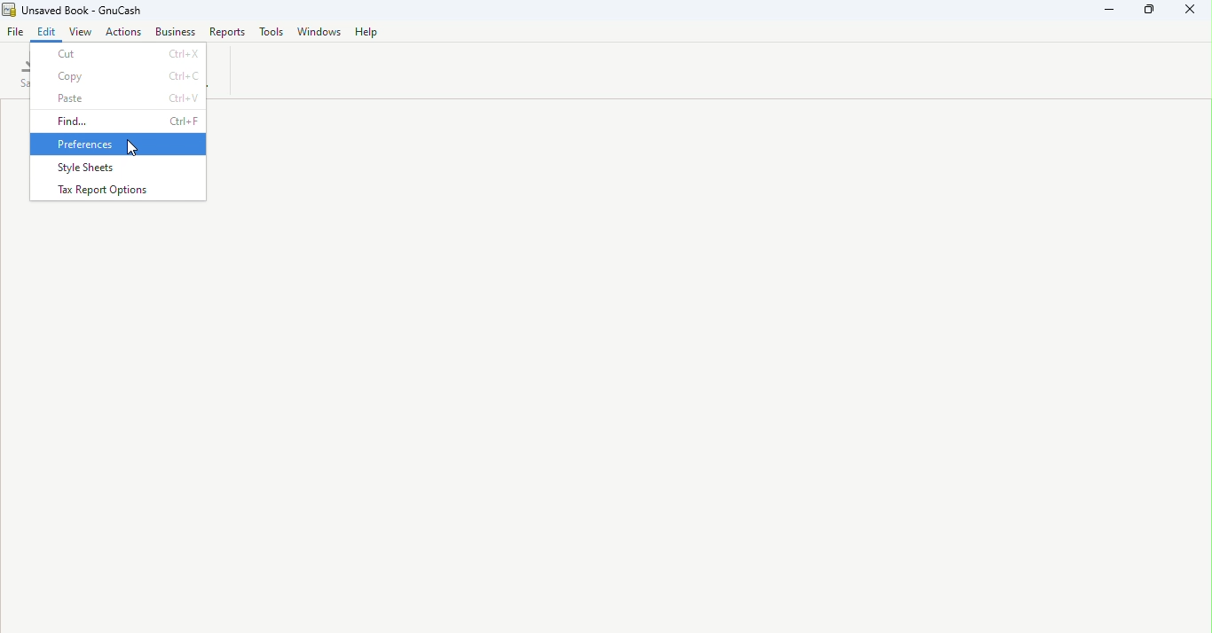  I want to click on Close, so click(1194, 14).